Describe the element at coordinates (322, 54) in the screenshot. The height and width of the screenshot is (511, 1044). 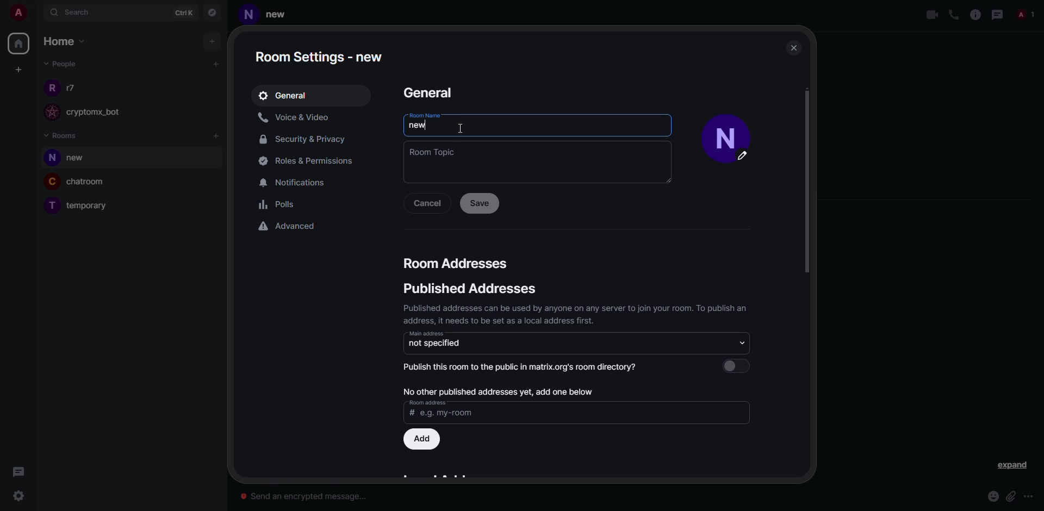
I see `room settings` at that location.